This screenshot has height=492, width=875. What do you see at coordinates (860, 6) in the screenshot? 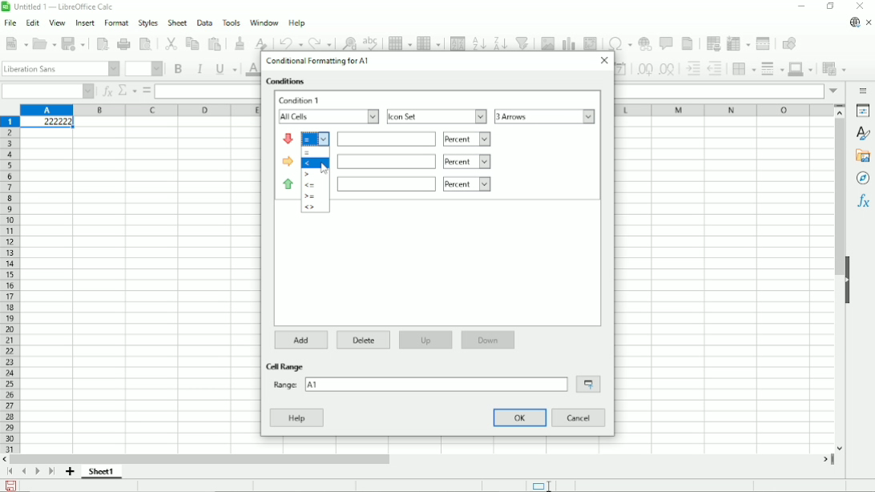
I see `` at bounding box center [860, 6].